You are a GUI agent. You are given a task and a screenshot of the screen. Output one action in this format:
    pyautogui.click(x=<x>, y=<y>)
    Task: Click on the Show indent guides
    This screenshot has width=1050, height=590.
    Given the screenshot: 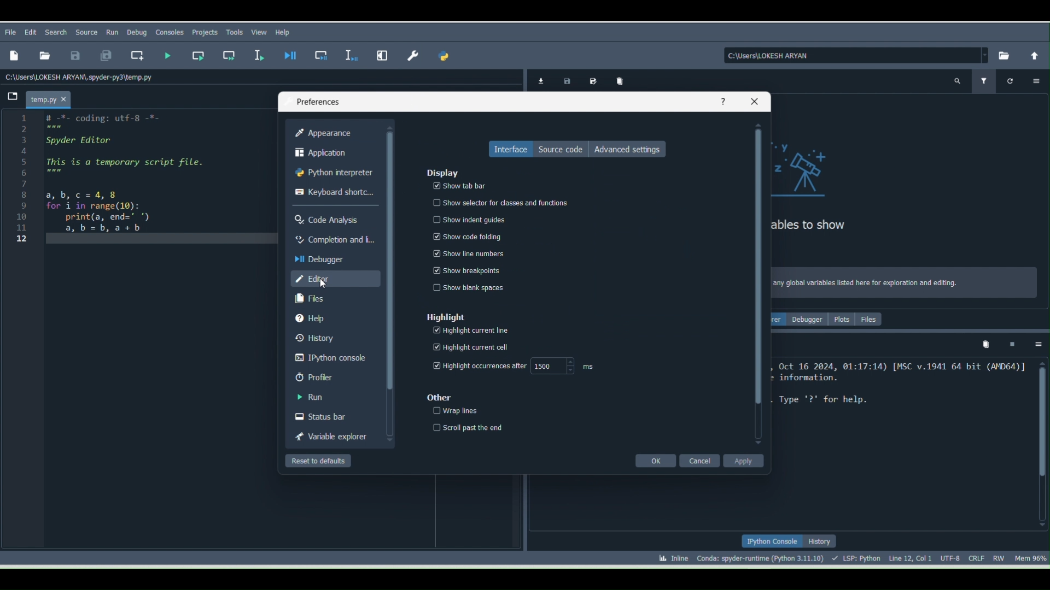 What is the action you would take?
    pyautogui.click(x=463, y=219)
    